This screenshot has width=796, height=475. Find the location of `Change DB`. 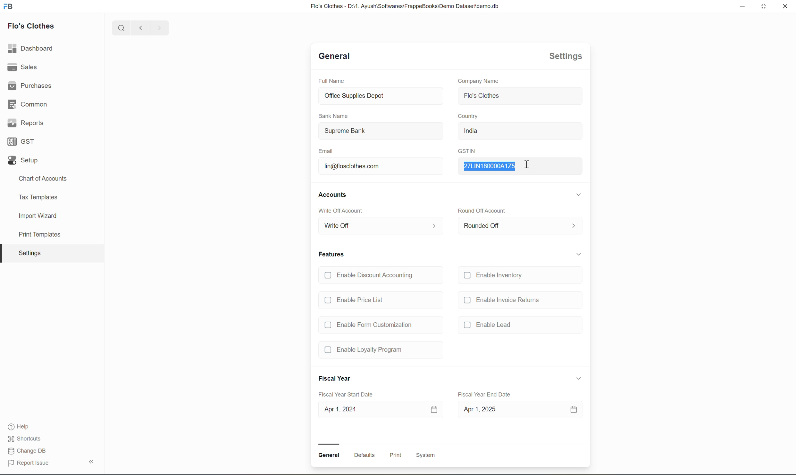

Change DB is located at coordinates (27, 451).